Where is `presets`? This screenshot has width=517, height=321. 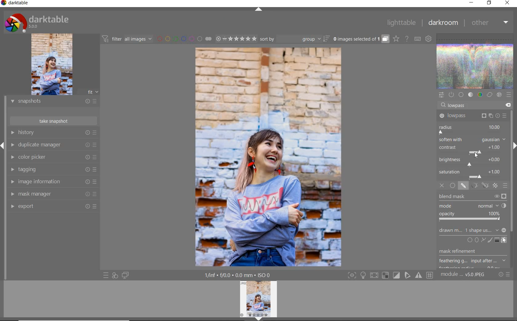 presets is located at coordinates (509, 95).